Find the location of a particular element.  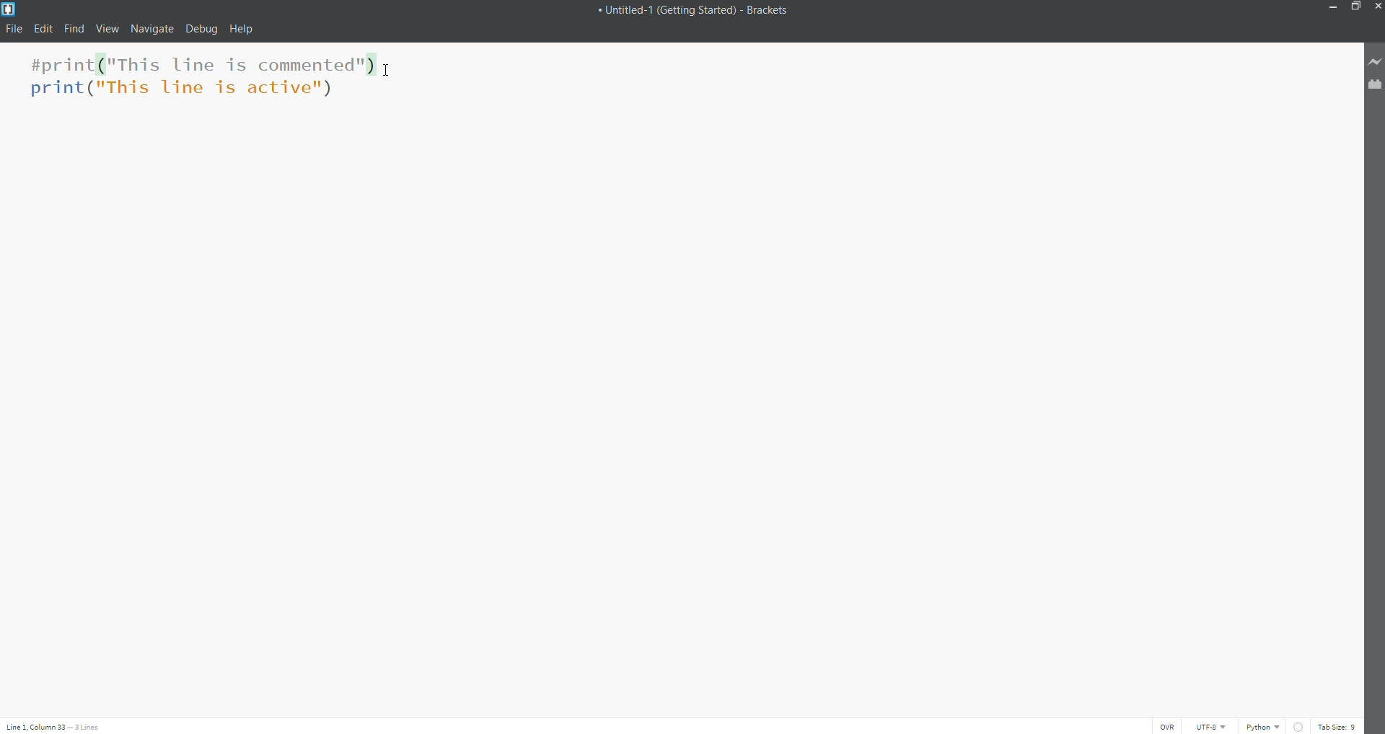

Extension manager is located at coordinates (1373, 84).